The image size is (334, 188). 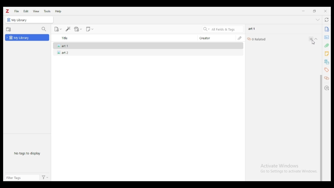 What do you see at coordinates (327, 78) in the screenshot?
I see `related` at bounding box center [327, 78].